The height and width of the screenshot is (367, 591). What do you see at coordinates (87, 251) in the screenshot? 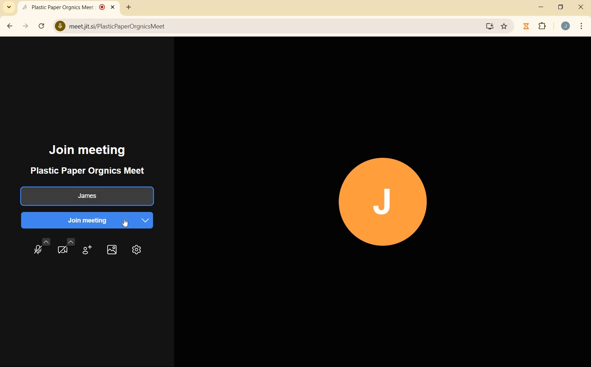
I see `invite people` at bounding box center [87, 251].